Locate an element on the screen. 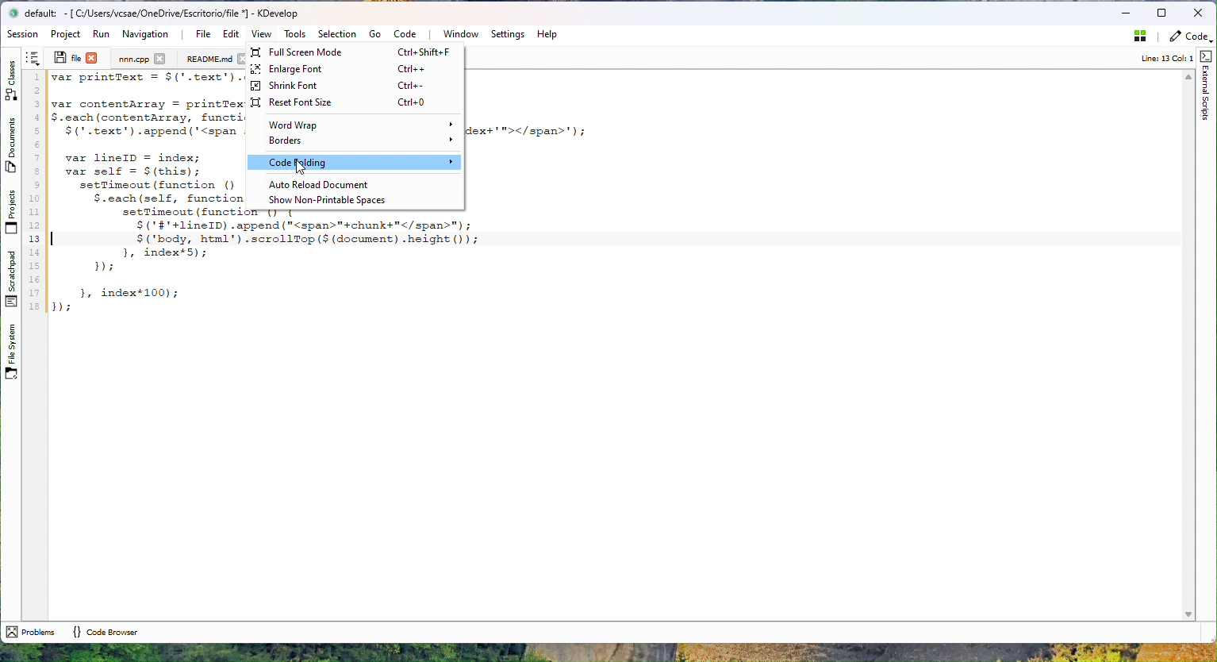 The width and height of the screenshot is (1217, 662).  is located at coordinates (374, 34).